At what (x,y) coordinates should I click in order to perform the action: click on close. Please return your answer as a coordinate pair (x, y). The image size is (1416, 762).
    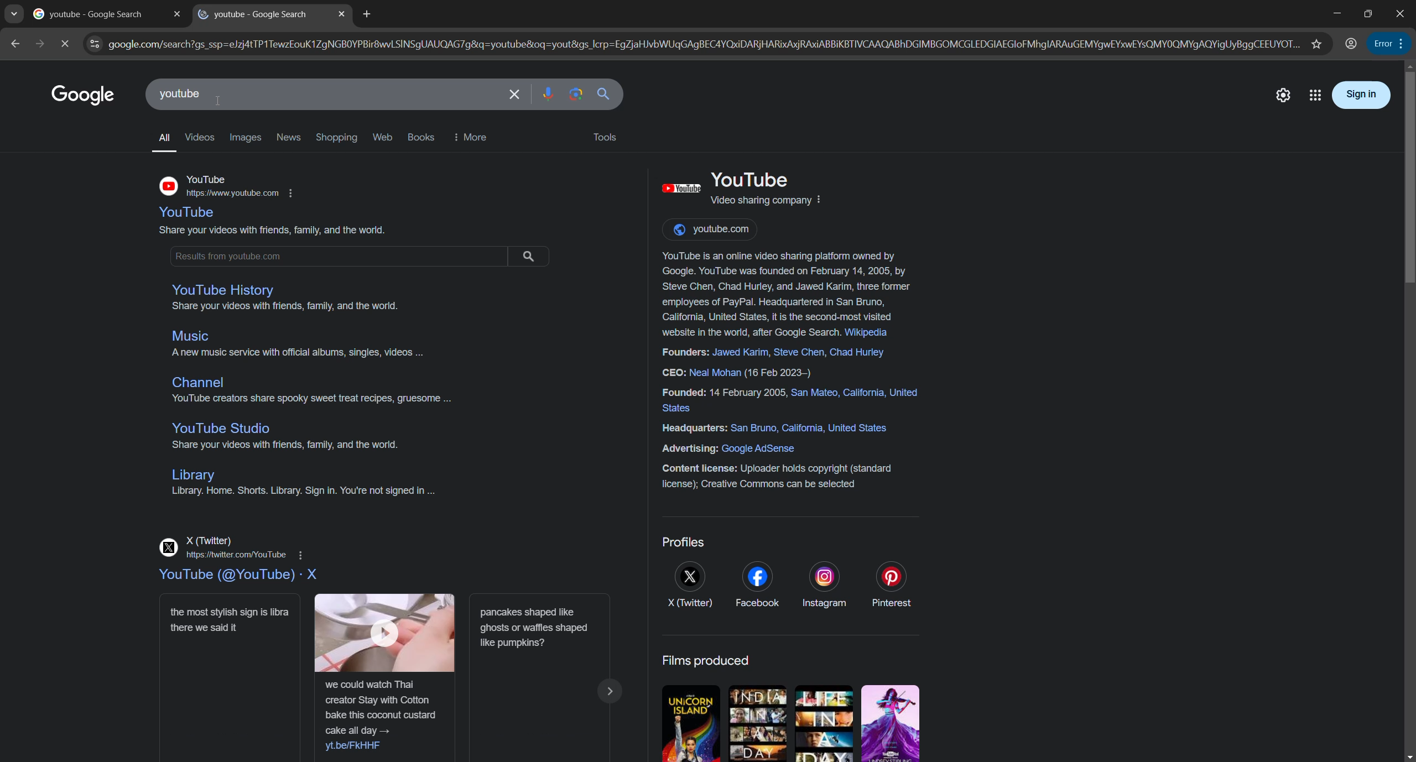
    Looking at the image, I should click on (342, 14).